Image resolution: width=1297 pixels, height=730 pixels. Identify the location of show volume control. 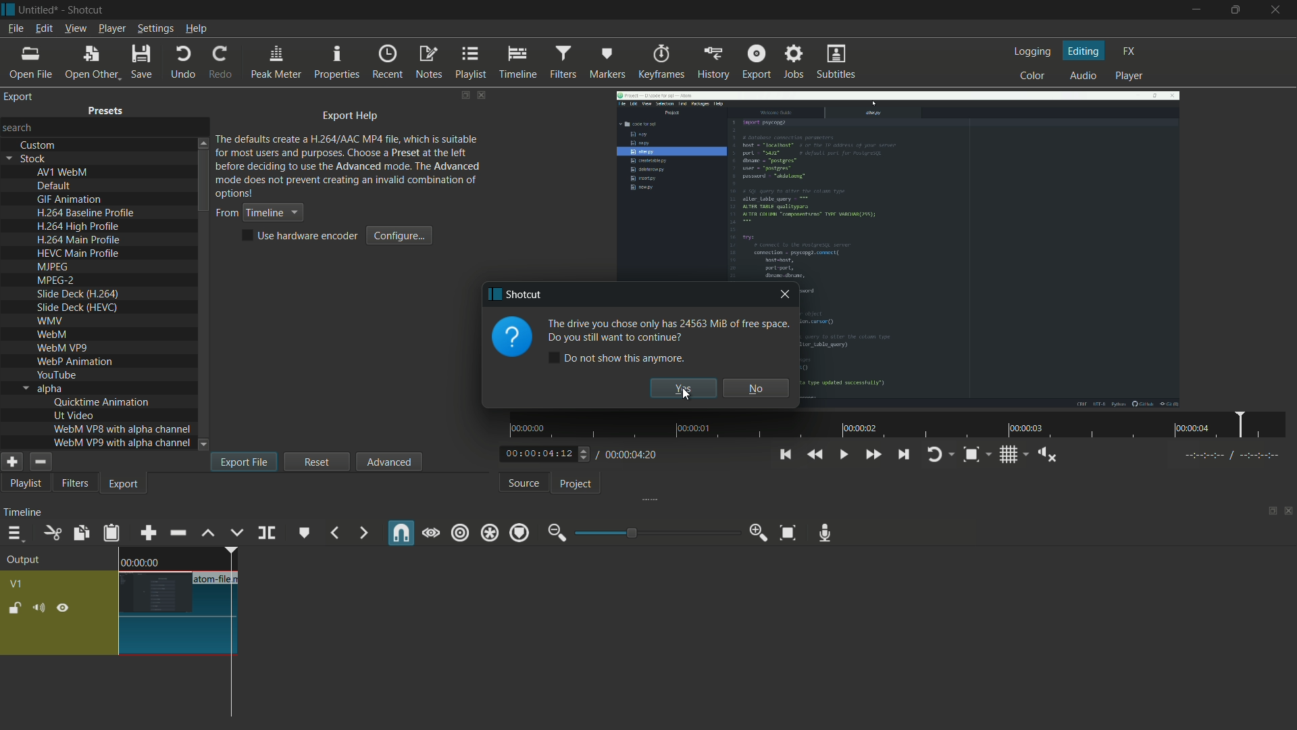
(1046, 456).